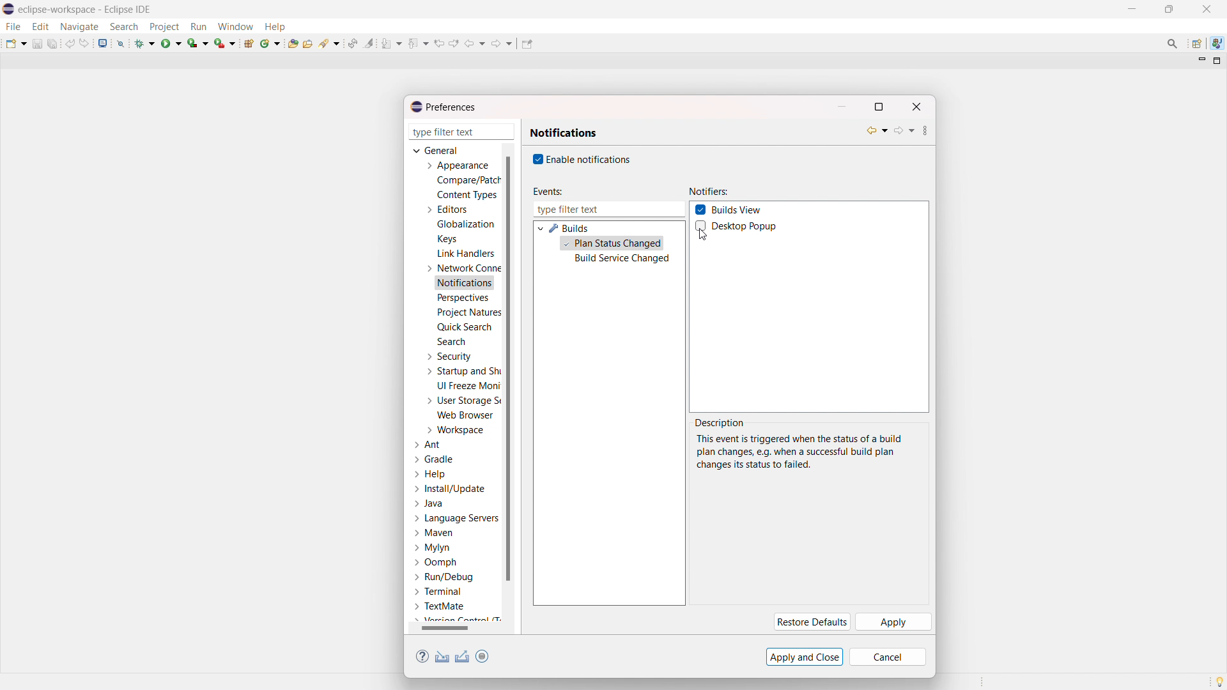 This screenshot has width=1227, height=690. What do you see at coordinates (70, 43) in the screenshot?
I see `undo` at bounding box center [70, 43].